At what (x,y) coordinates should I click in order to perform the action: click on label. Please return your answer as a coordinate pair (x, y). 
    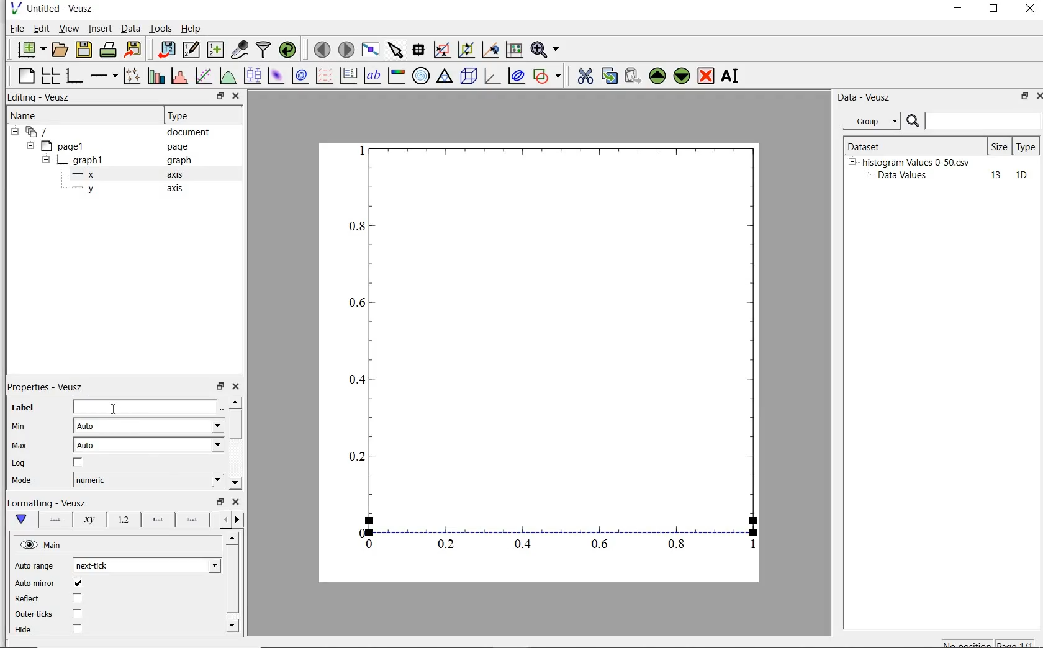
    Looking at the image, I should click on (23, 408).